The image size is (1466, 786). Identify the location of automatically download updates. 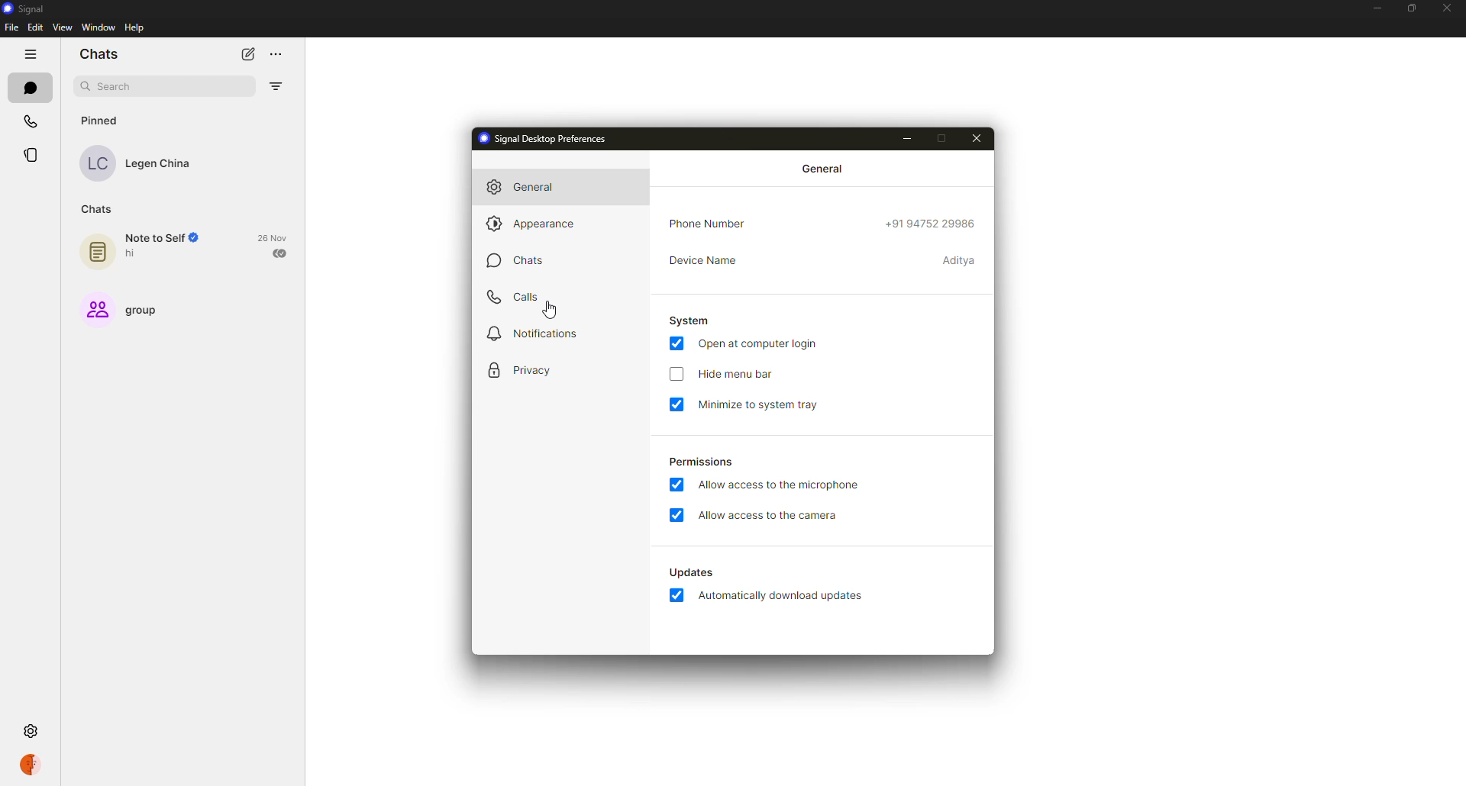
(786, 596).